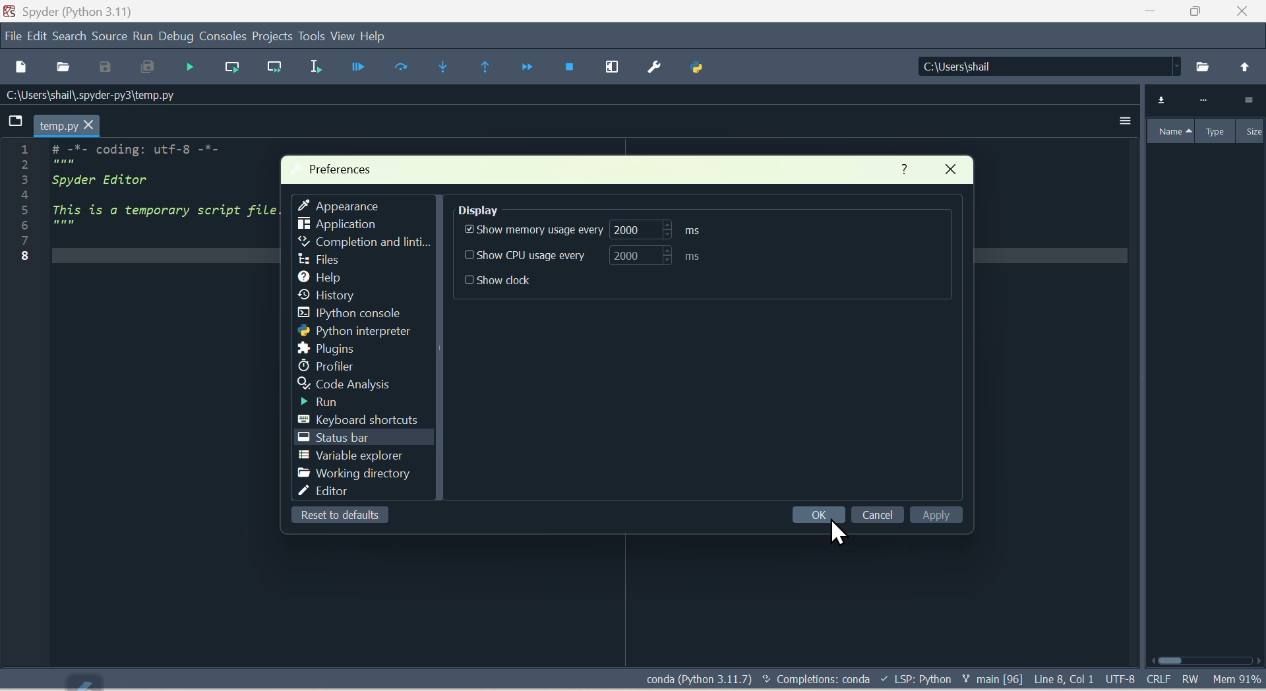 This screenshot has width=1266, height=691. I want to click on Python interpreter, so click(352, 331).